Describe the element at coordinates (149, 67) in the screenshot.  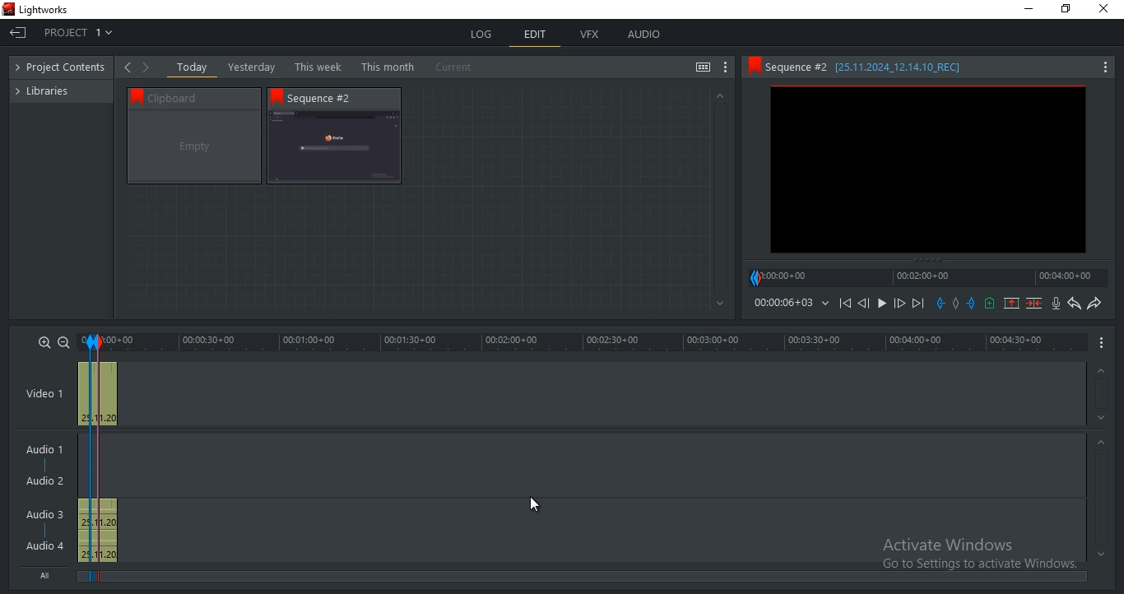
I see `Navigate right options` at that location.